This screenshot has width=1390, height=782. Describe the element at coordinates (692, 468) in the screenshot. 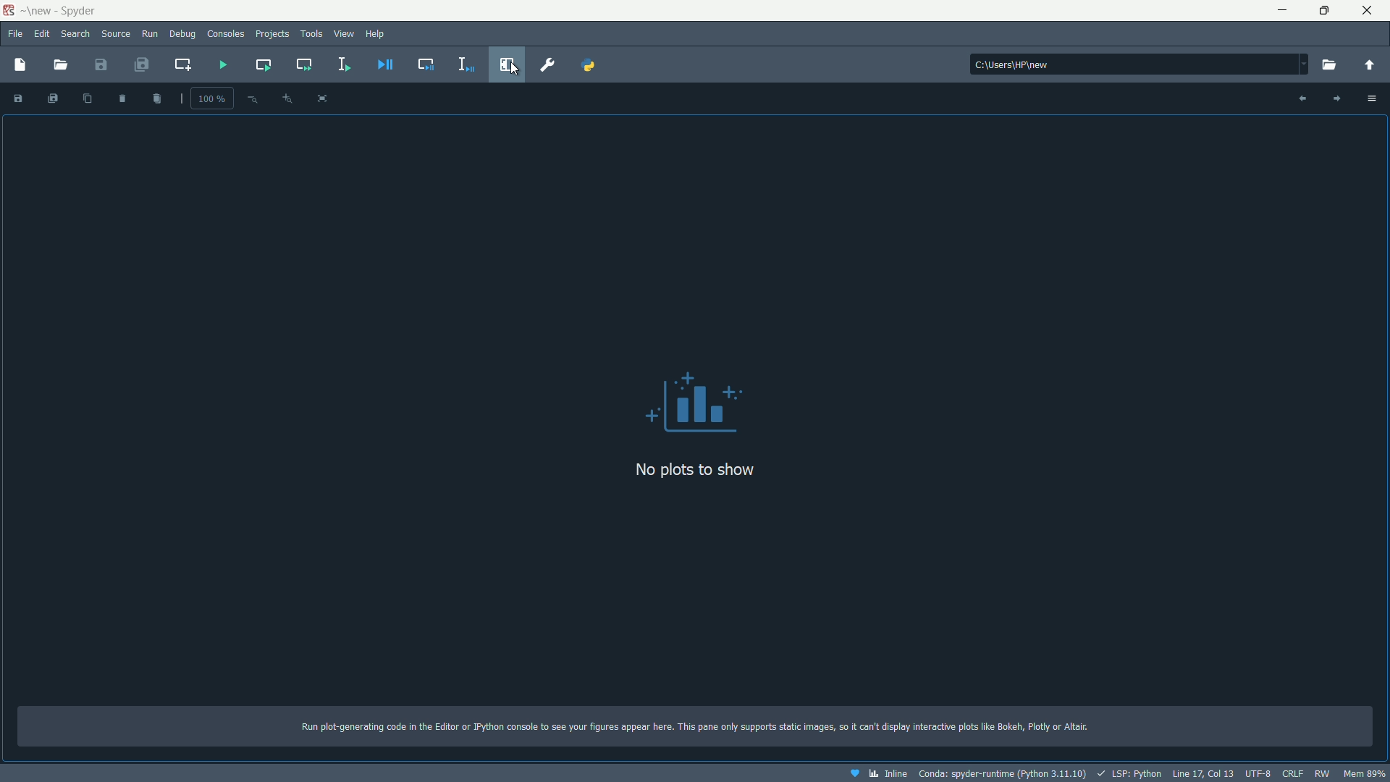

I see `no plots to show` at that location.